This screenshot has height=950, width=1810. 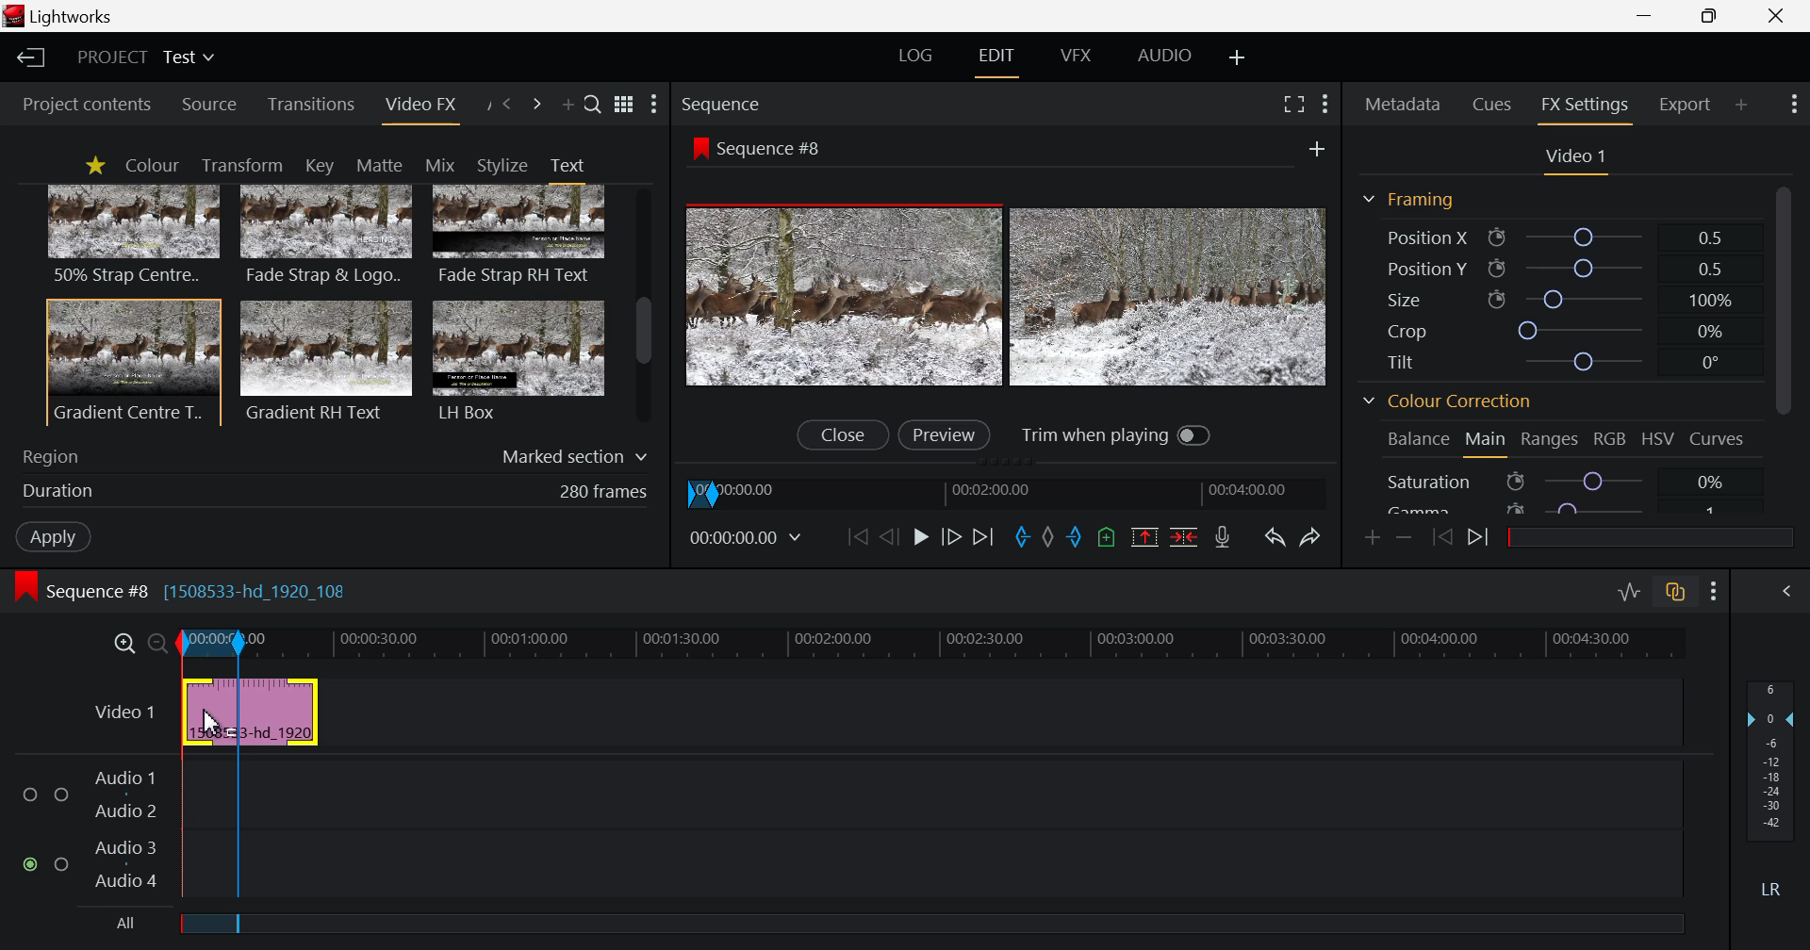 I want to click on Mix, so click(x=446, y=164).